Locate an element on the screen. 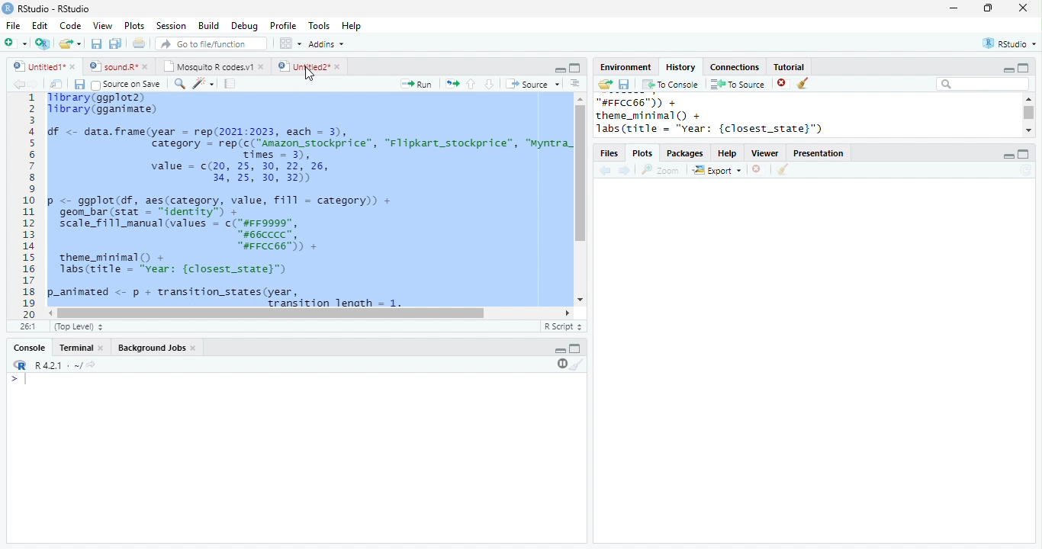 The image size is (1042, 549). (Top Level) is located at coordinates (79, 326).